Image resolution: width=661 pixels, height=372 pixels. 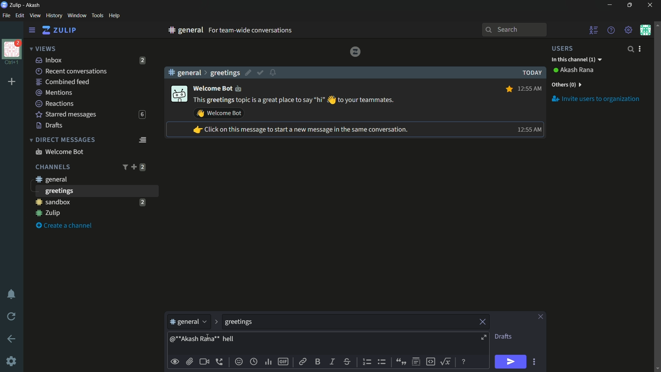 I want to click on # general for team wide conversations, so click(x=262, y=30).